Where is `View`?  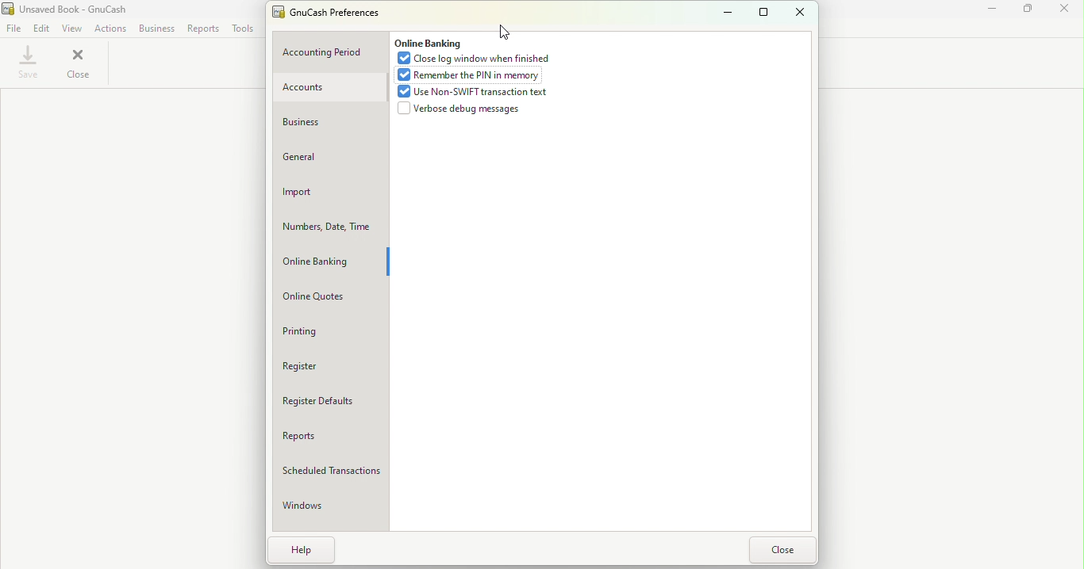
View is located at coordinates (71, 28).